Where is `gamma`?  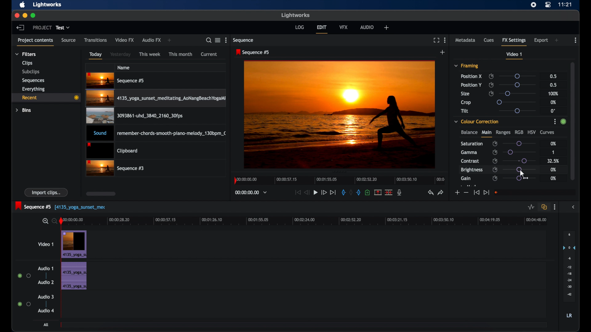
gamma is located at coordinates (469, 152).